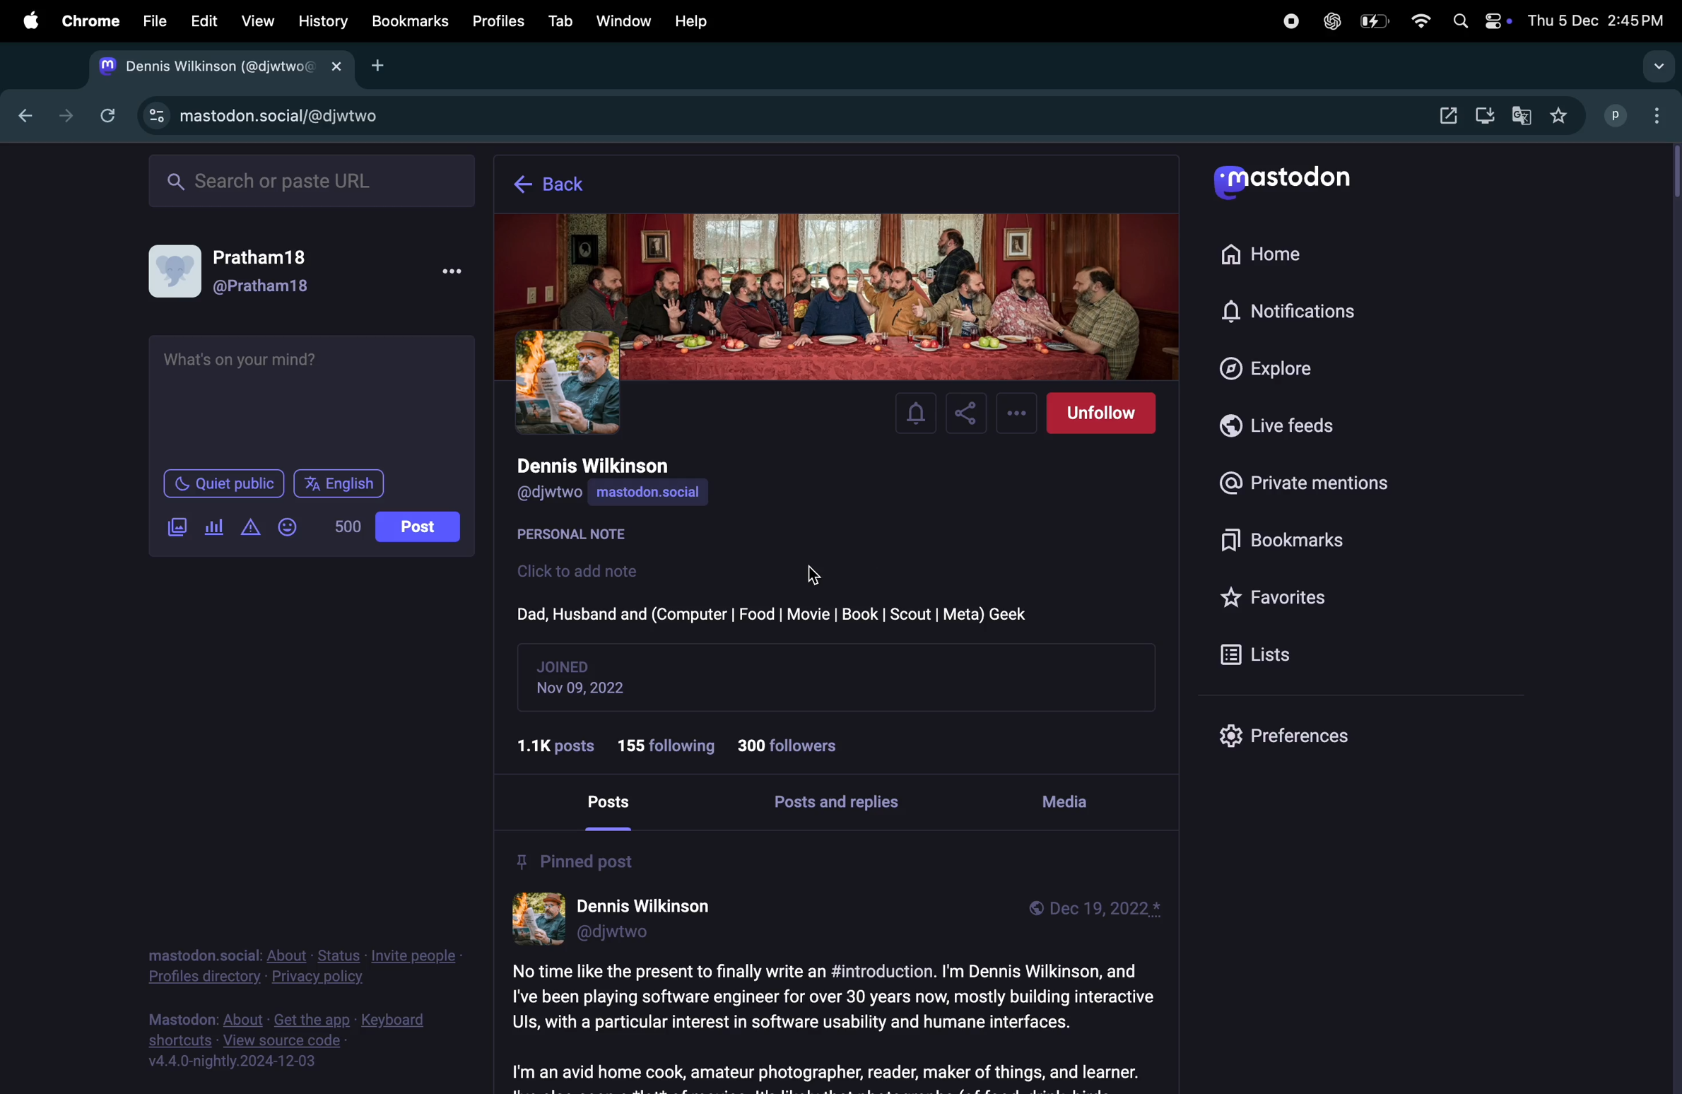  Describe the element at coordinates (670, 493) in the screenshot. I see `mastodon social` at that location.